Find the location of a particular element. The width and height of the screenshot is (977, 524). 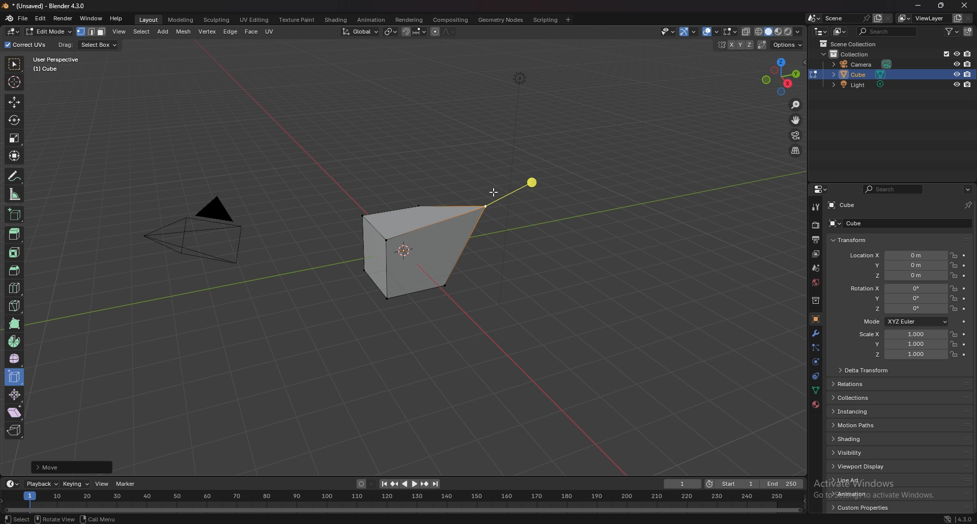

cube is located at coordinates (842, 205).